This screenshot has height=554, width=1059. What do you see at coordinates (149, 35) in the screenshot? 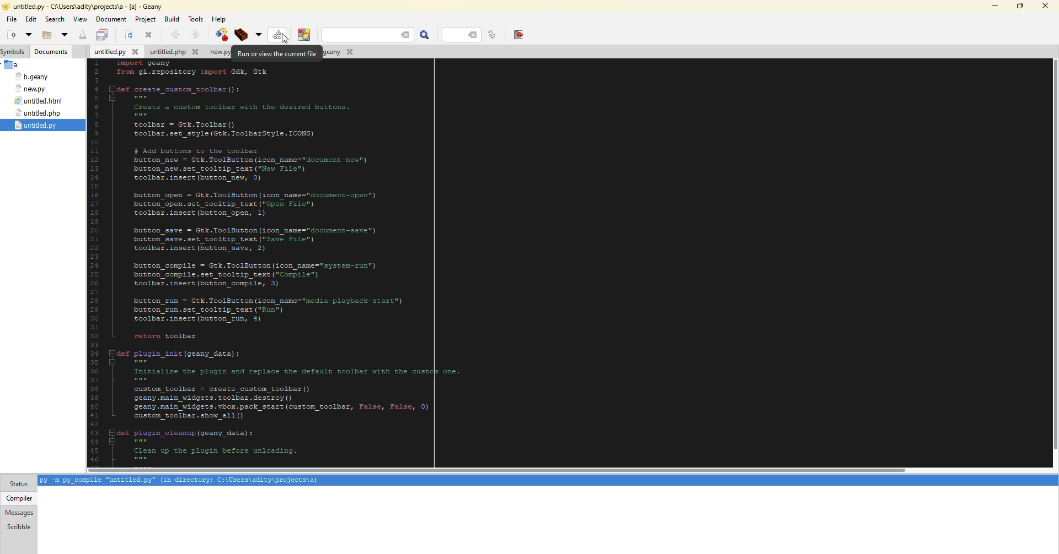
I see `close` at bounding box center [149, 35].